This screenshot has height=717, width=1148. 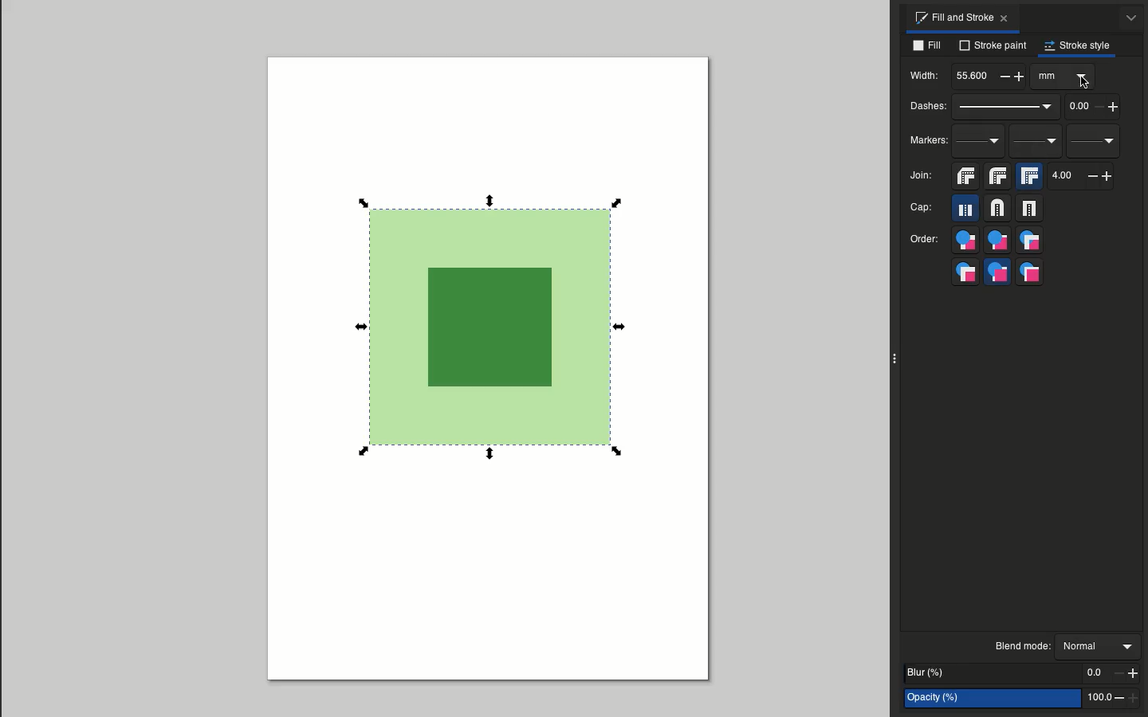 I want to click on Stroke, markers, fill, so click(x=999, y=272).